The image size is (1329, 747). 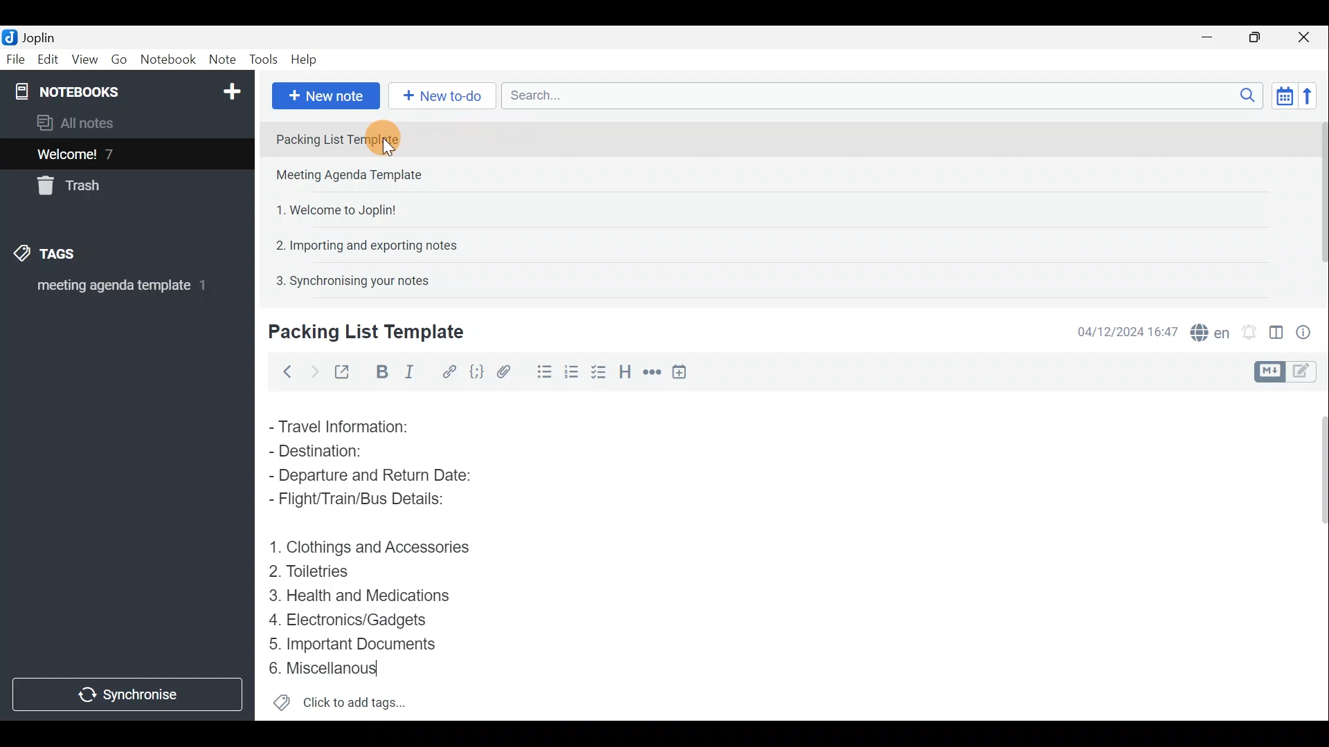 I want to click on cursor, so click(x=387, y=148).